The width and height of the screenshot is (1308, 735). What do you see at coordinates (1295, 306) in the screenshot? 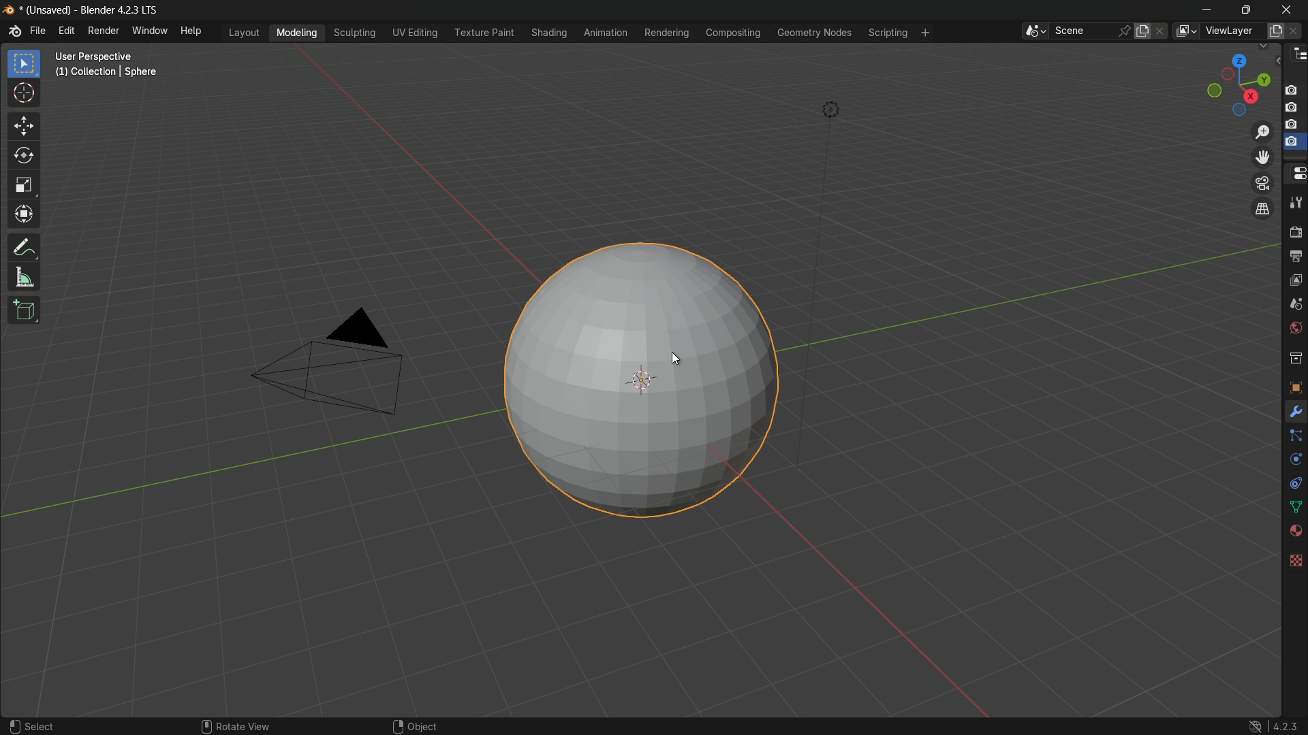
I see `scenes` at bounding box center [1295, 306].